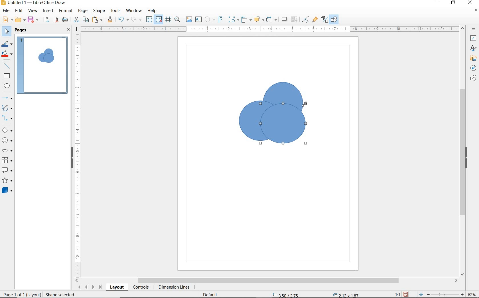 This screenshot has height=298, width=479. Describe the element at coordinates (472, 81) in the screenshot. I see `CHATS` at that location.